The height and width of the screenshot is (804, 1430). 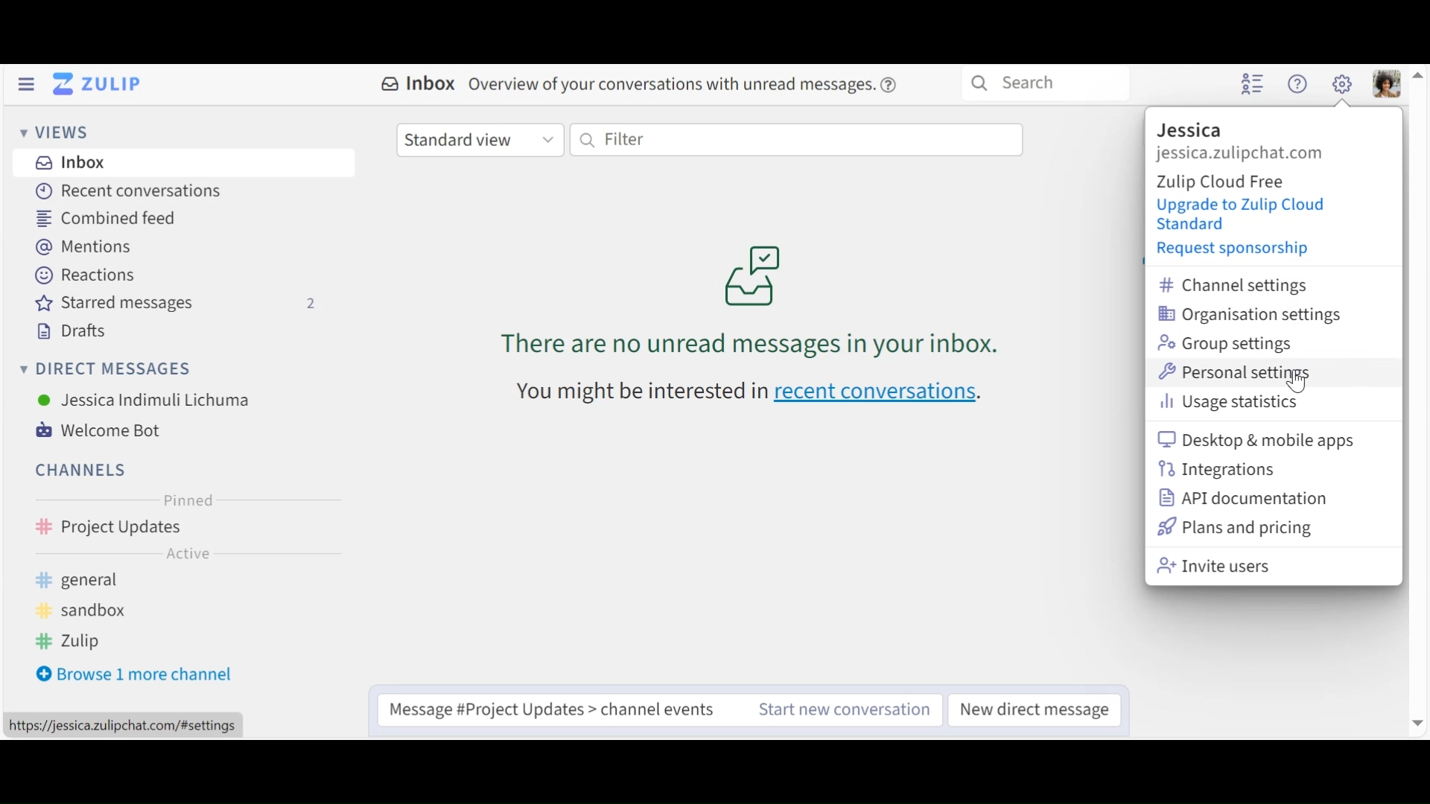 I want to click on Direct Messages, so click(x=105, y=370).